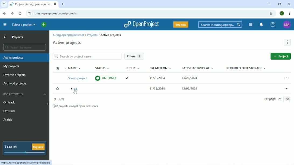 This screenshot has height=165, width=294. What do you see at coordinates (24, 58) in the screenshot?
I see `Active projects` at bounding box center [24, 58].